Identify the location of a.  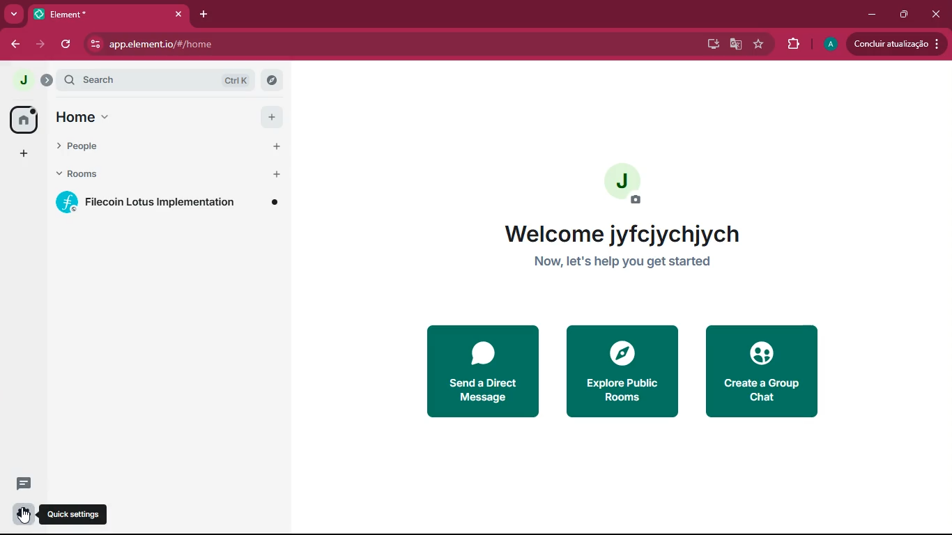
(830, 44).